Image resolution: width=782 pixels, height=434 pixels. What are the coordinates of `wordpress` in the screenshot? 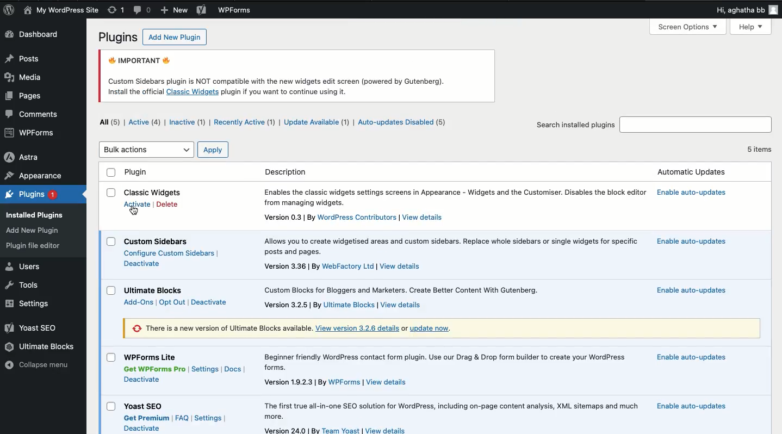 It's located at (357, 217).